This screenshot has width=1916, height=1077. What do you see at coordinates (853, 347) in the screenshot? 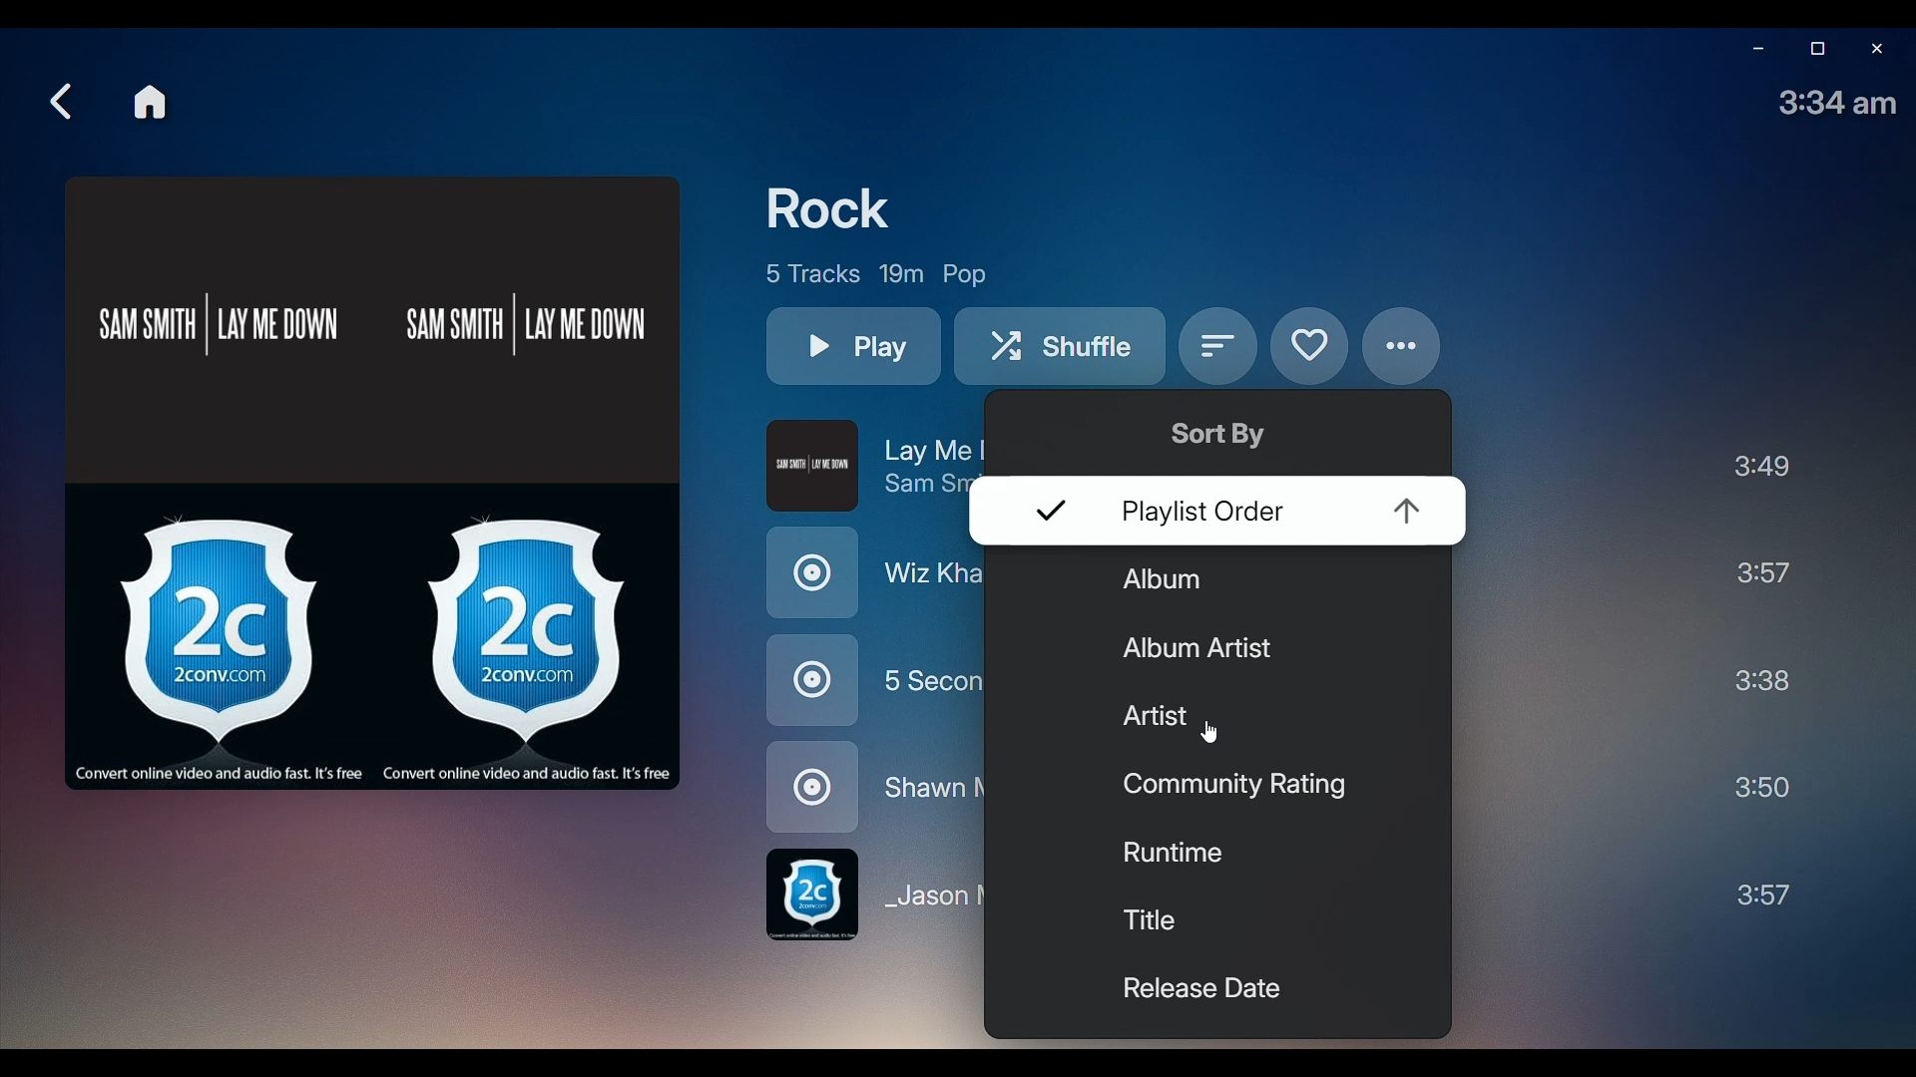
I see `Play` at bounding box center [853, 347].